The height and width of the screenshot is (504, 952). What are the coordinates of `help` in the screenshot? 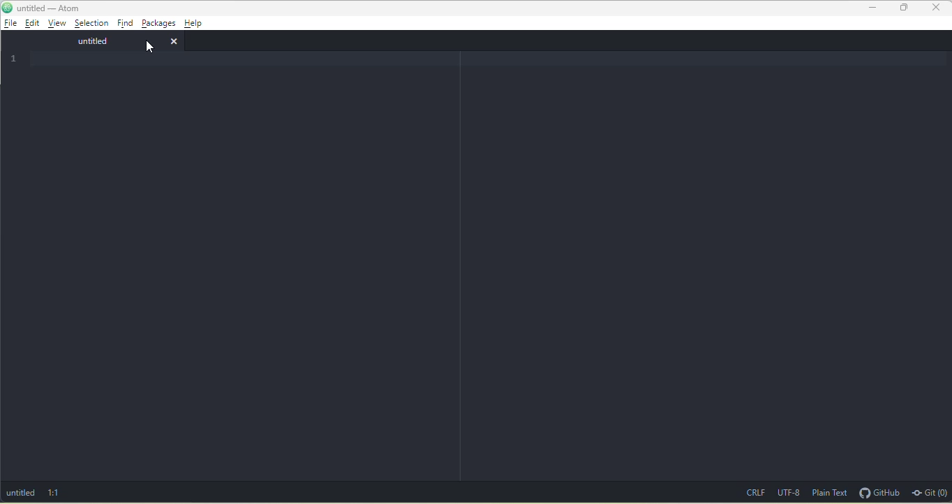 It's located at (195, 23).